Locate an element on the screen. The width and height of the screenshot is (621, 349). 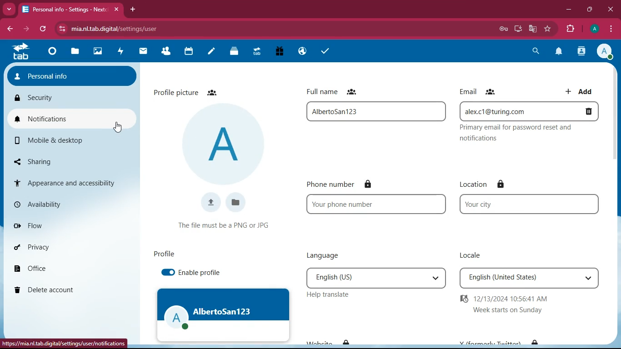
notifications is located at coordinates (557, 52).